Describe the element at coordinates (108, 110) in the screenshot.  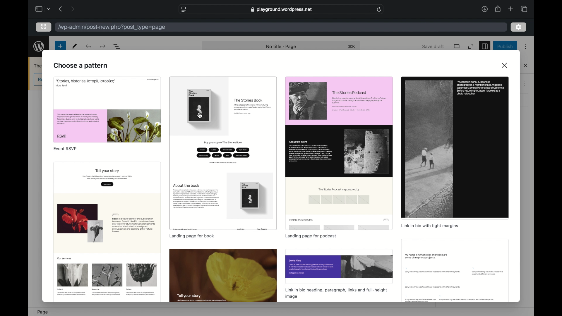
I see `preview` at that location.